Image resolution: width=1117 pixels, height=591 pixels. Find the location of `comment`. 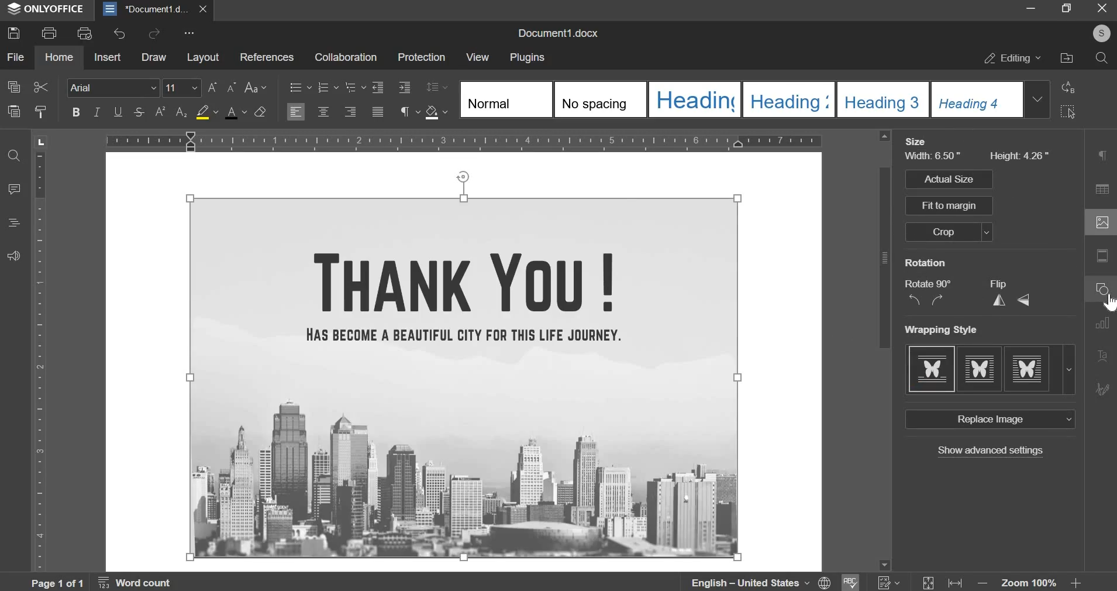

comment is located at coordinates (15, 190).